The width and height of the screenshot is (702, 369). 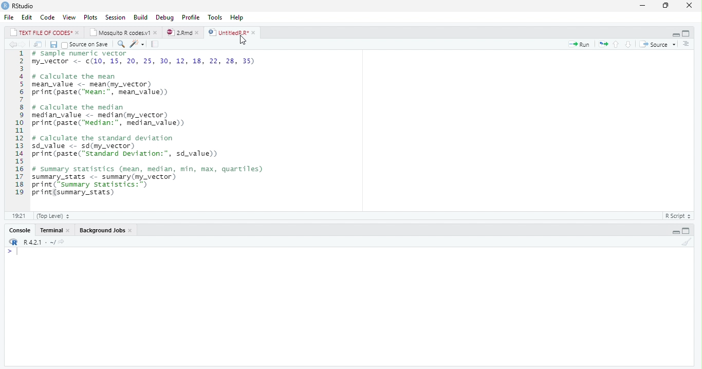 What do you see at coordinates (9, 17) in the screenshot?
I see `file` at bounding box center [9, 17].